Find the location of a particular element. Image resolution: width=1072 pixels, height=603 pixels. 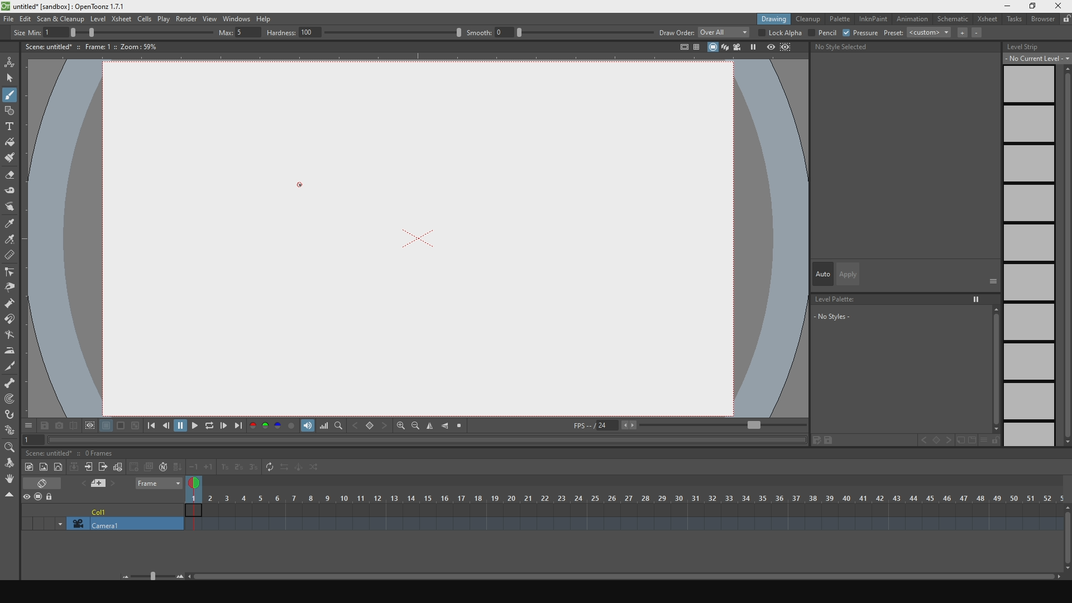

move is located at coordinates (12, 208).